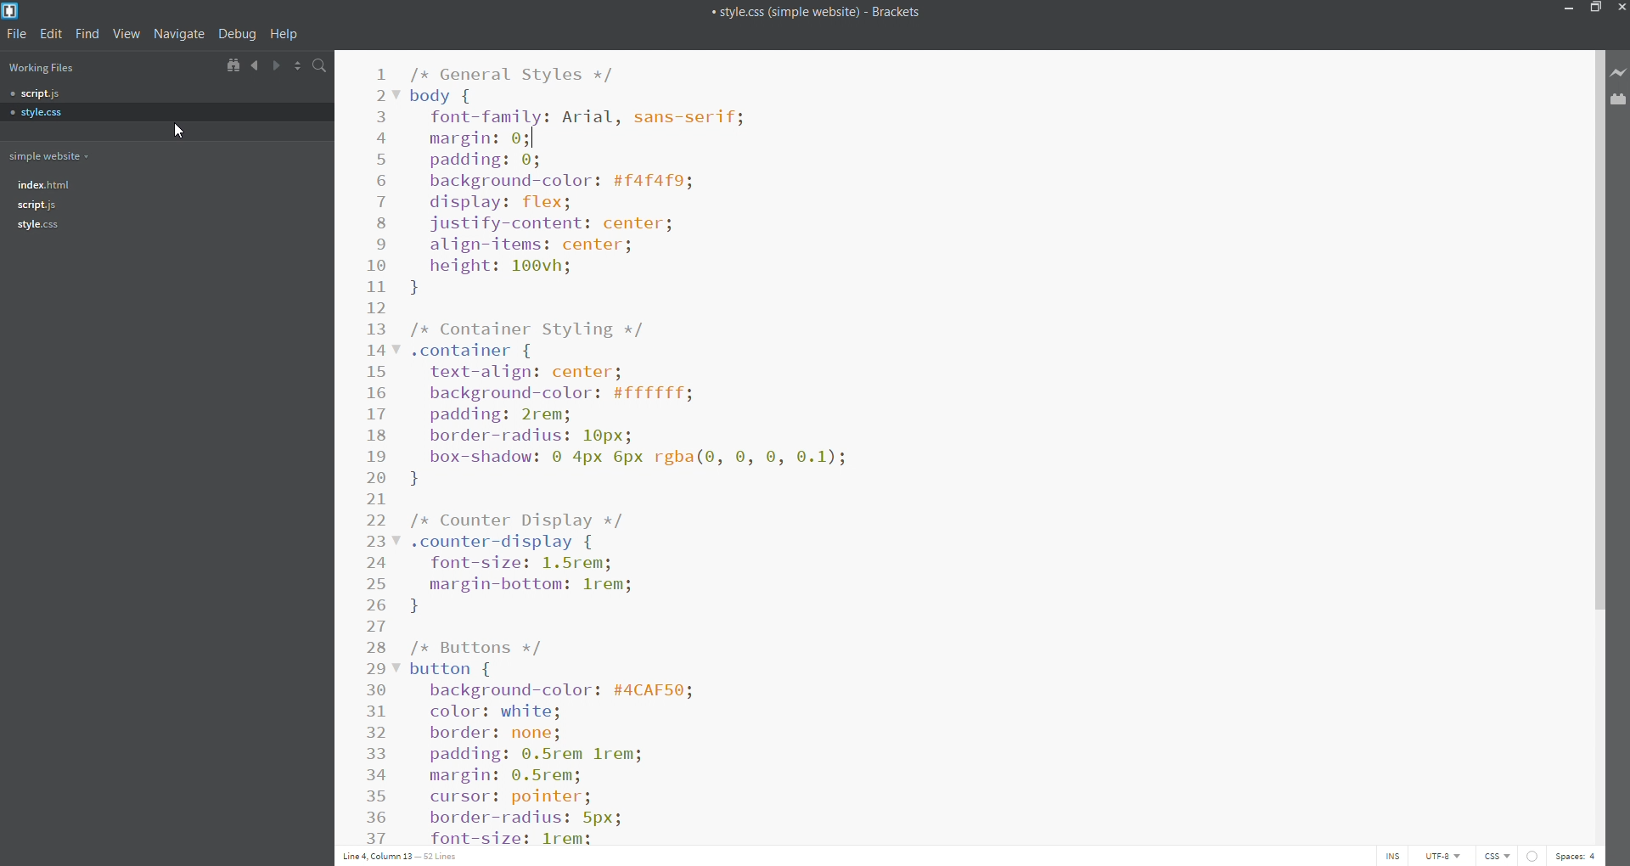 The image size is (1630, 866). What do you see at coordinates (254, 65) in the screenshot?
I see `navigate backward` at bounding box center [254, 65].